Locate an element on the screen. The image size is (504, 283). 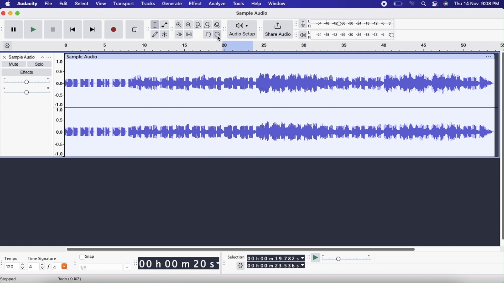
Trim outside selection is located at coordinates (179, 34).